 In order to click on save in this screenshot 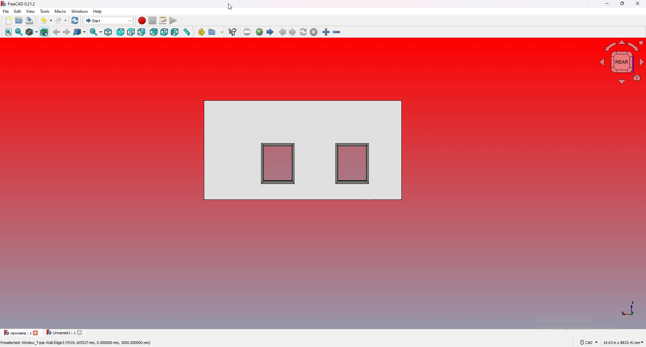, I will do `click(30, 20)`.